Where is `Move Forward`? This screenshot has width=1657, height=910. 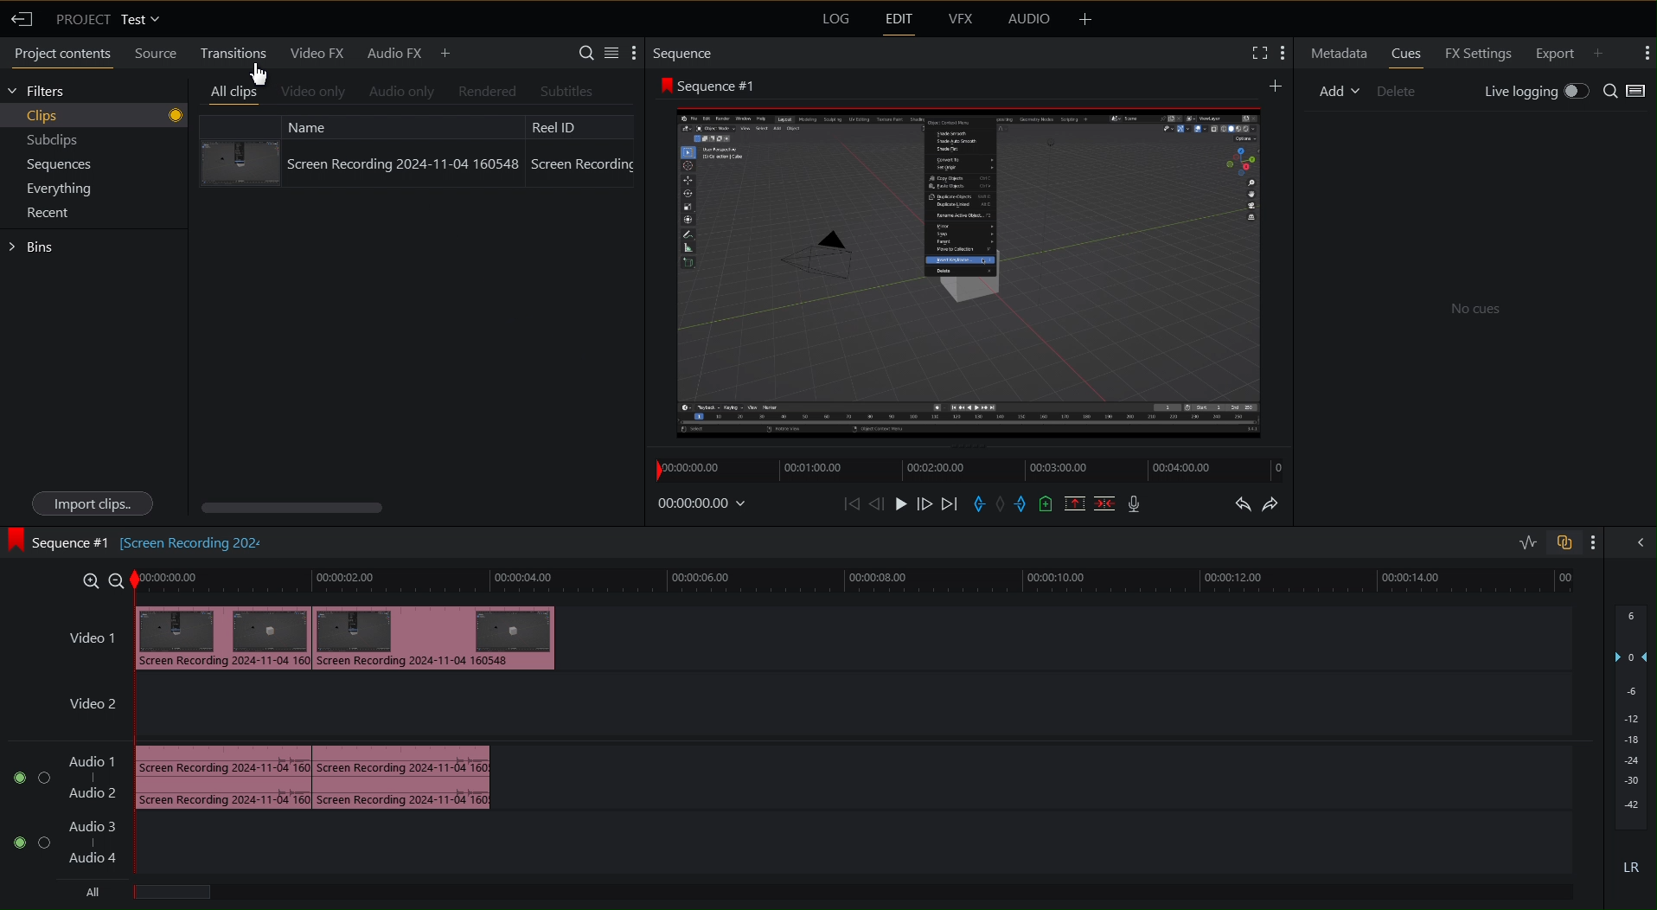
Move Forward is located at coordinates (924, 504).